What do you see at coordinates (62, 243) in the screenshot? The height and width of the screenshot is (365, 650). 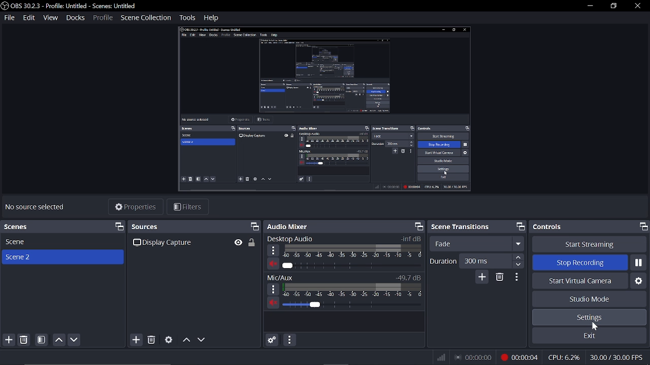 I see `scene ` at bounding box center [62, 243].